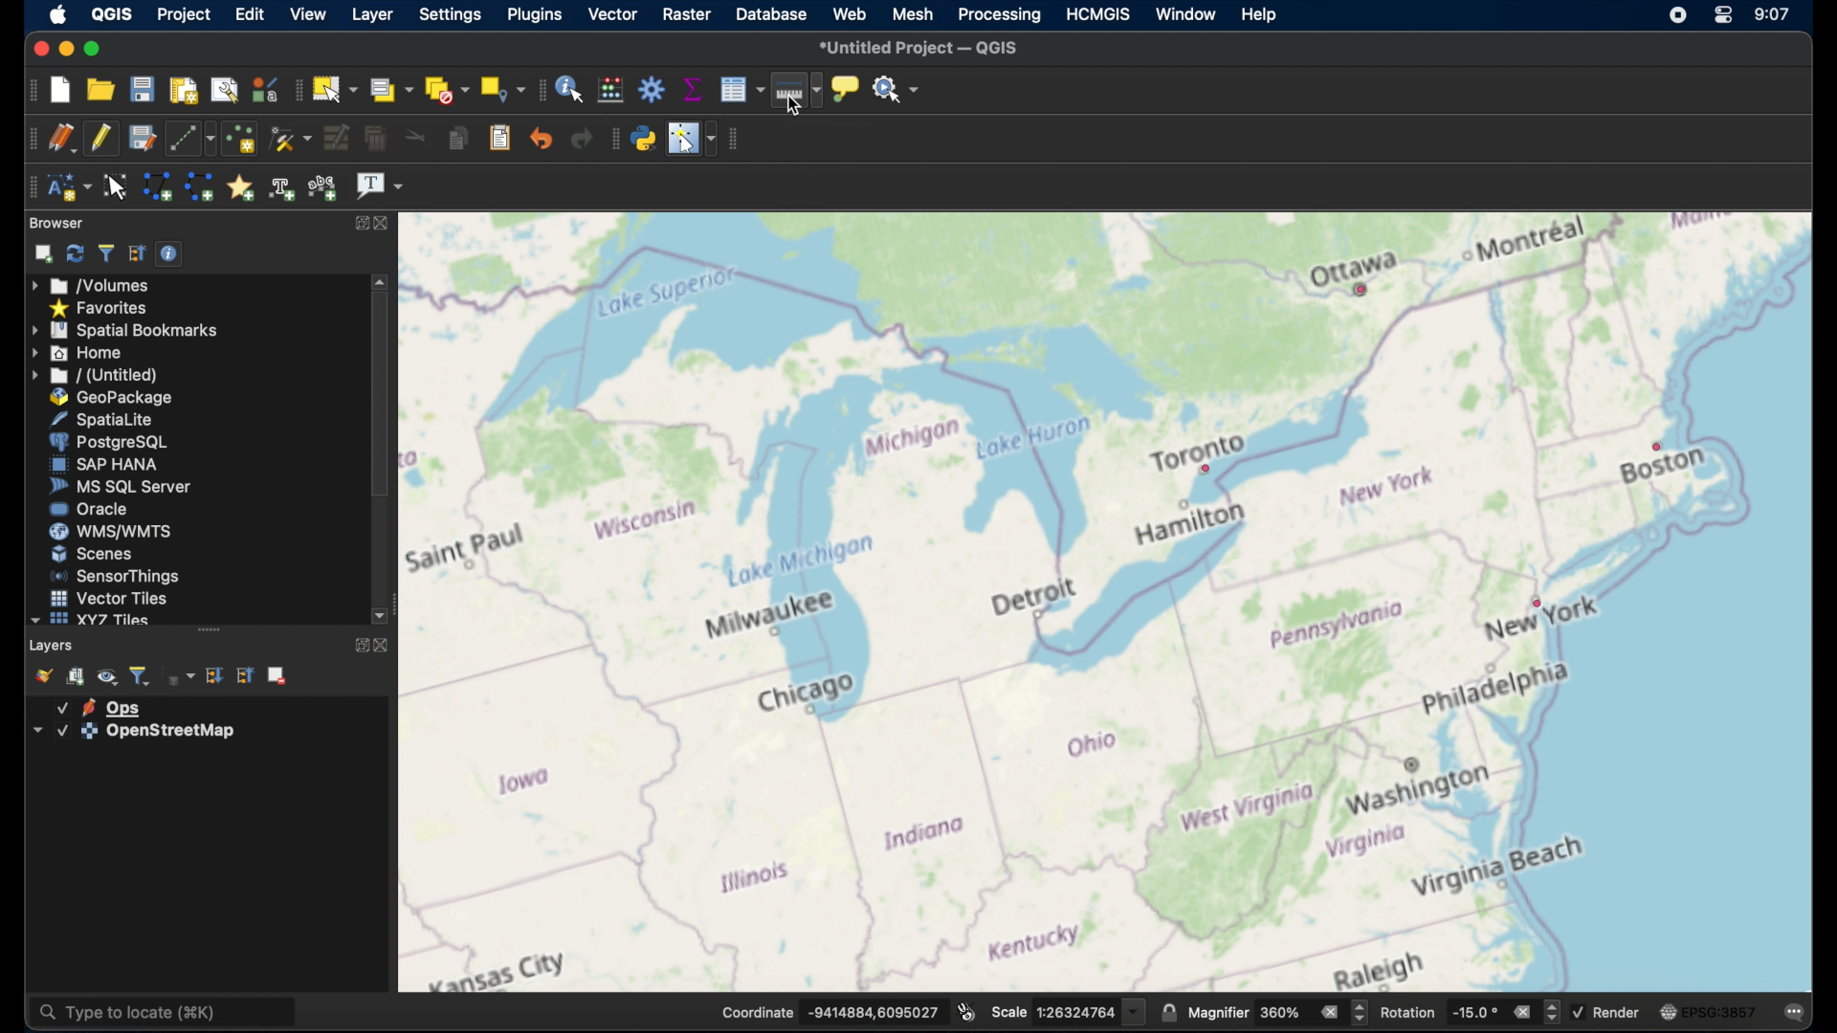 The image size is (1837, 1033). What do you see at coordinates (129, 732) in the screenshot?
I see `layer` at bounding box center [129, 732].